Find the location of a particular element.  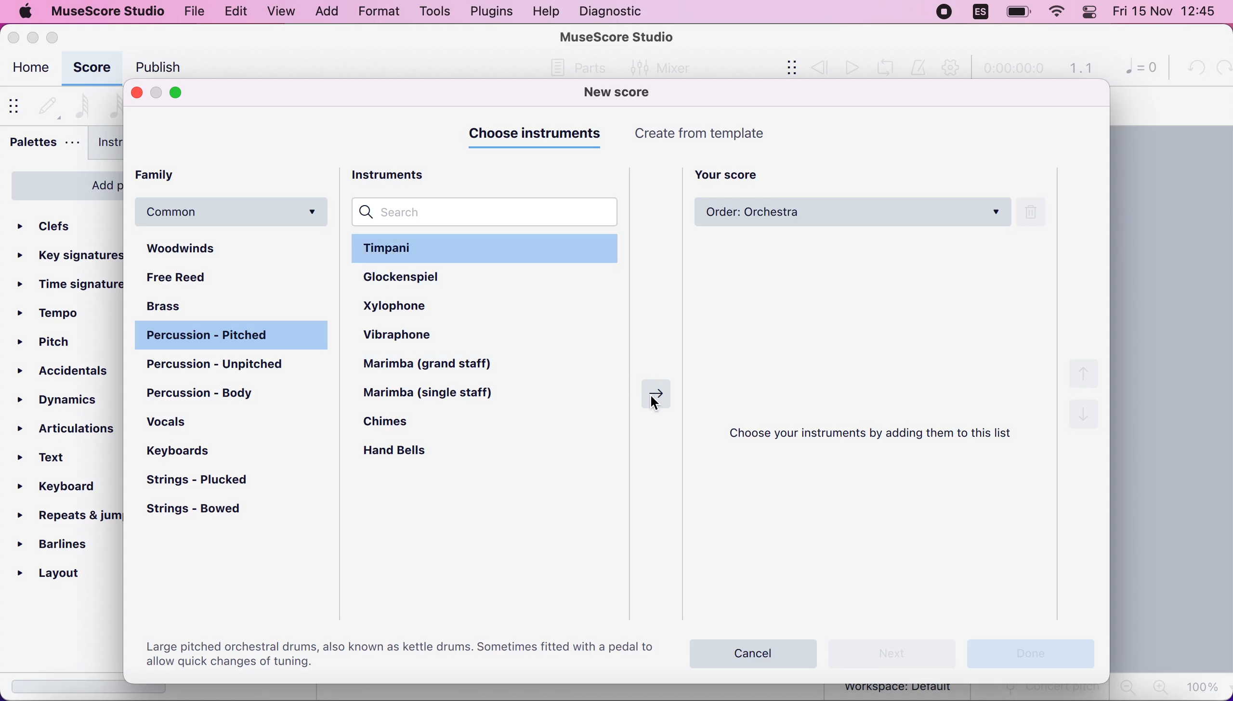

vibraphone is located at coordinates (415, 337).